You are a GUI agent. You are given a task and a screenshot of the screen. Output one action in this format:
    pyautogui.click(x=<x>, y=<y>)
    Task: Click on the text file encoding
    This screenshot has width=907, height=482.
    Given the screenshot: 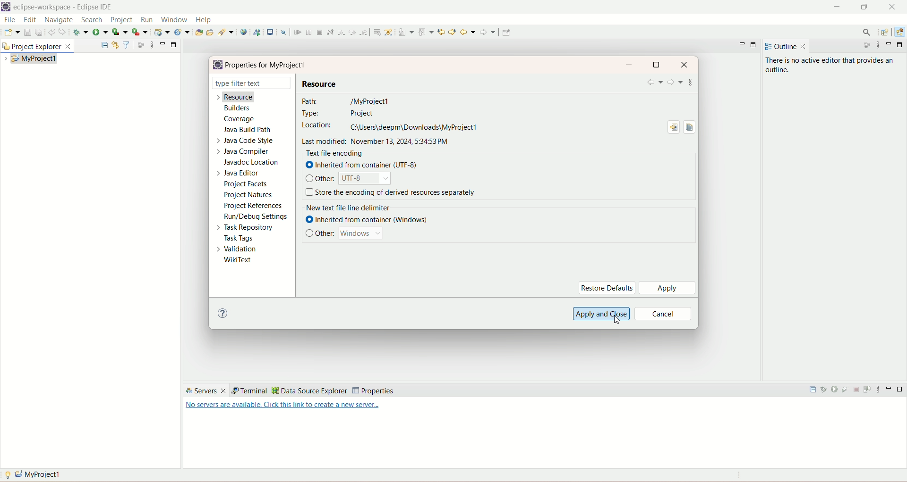 What is the action you would take?
    pyautogui.click(x=334, y=154)
    